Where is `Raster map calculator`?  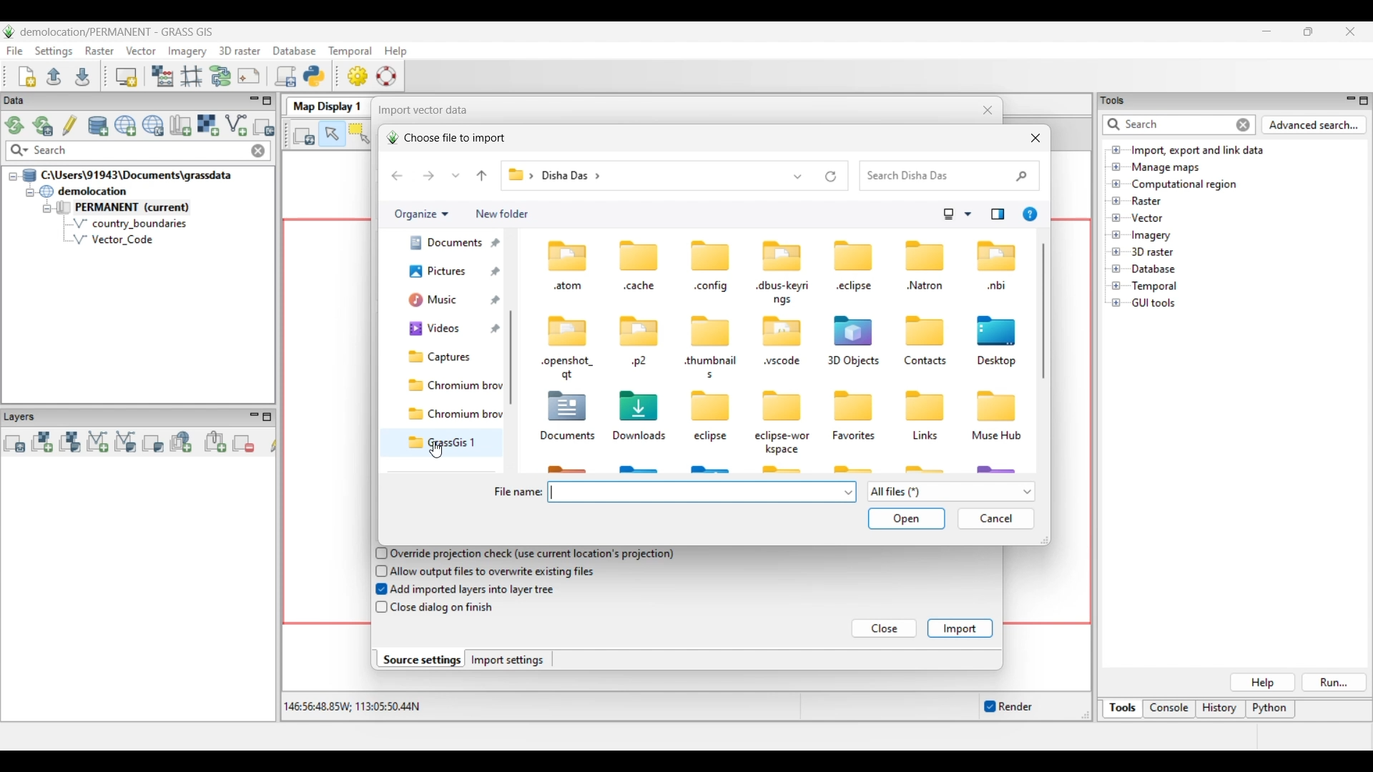
Raster map calculator is located at coordinates (162, 76).